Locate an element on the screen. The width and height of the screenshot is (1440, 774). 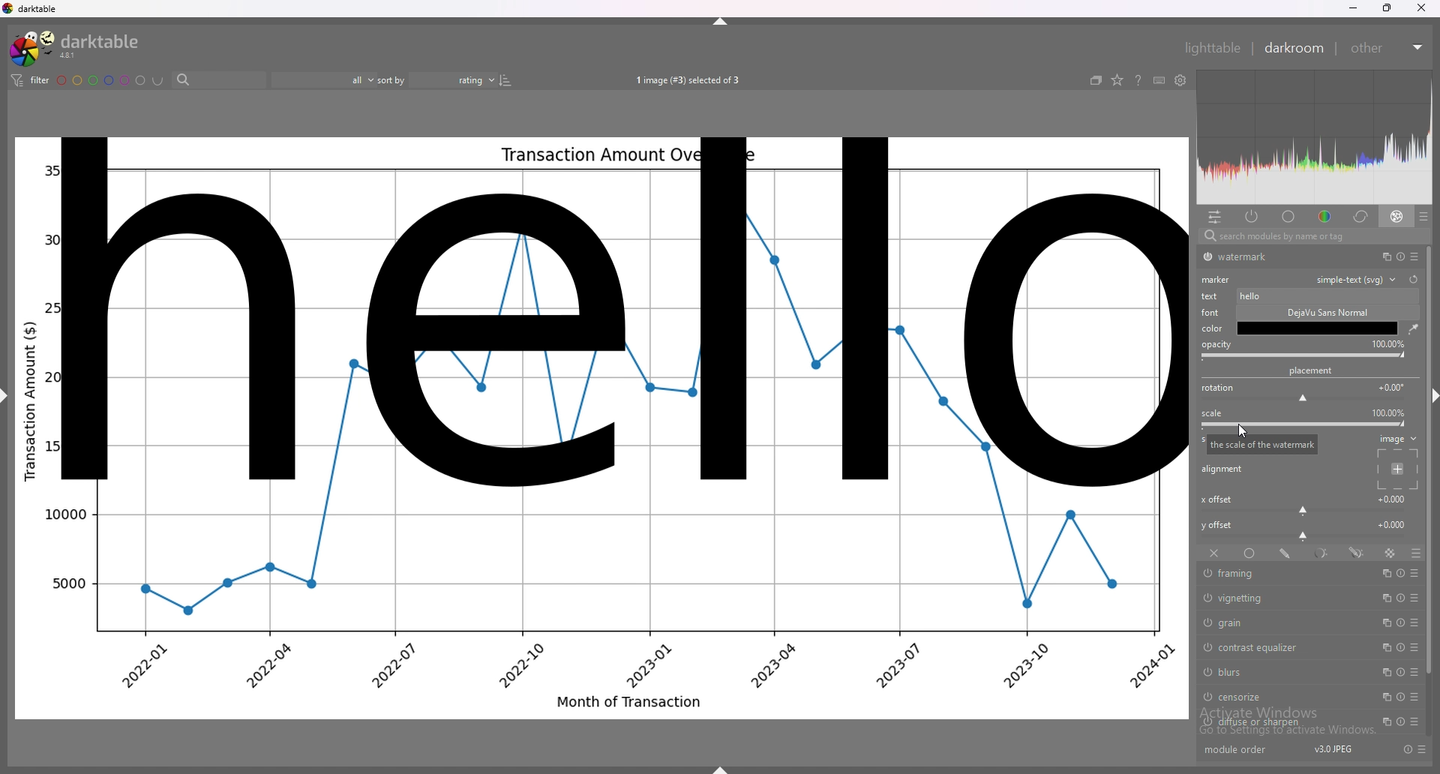
opacity is located at coordinates (1388, 343).